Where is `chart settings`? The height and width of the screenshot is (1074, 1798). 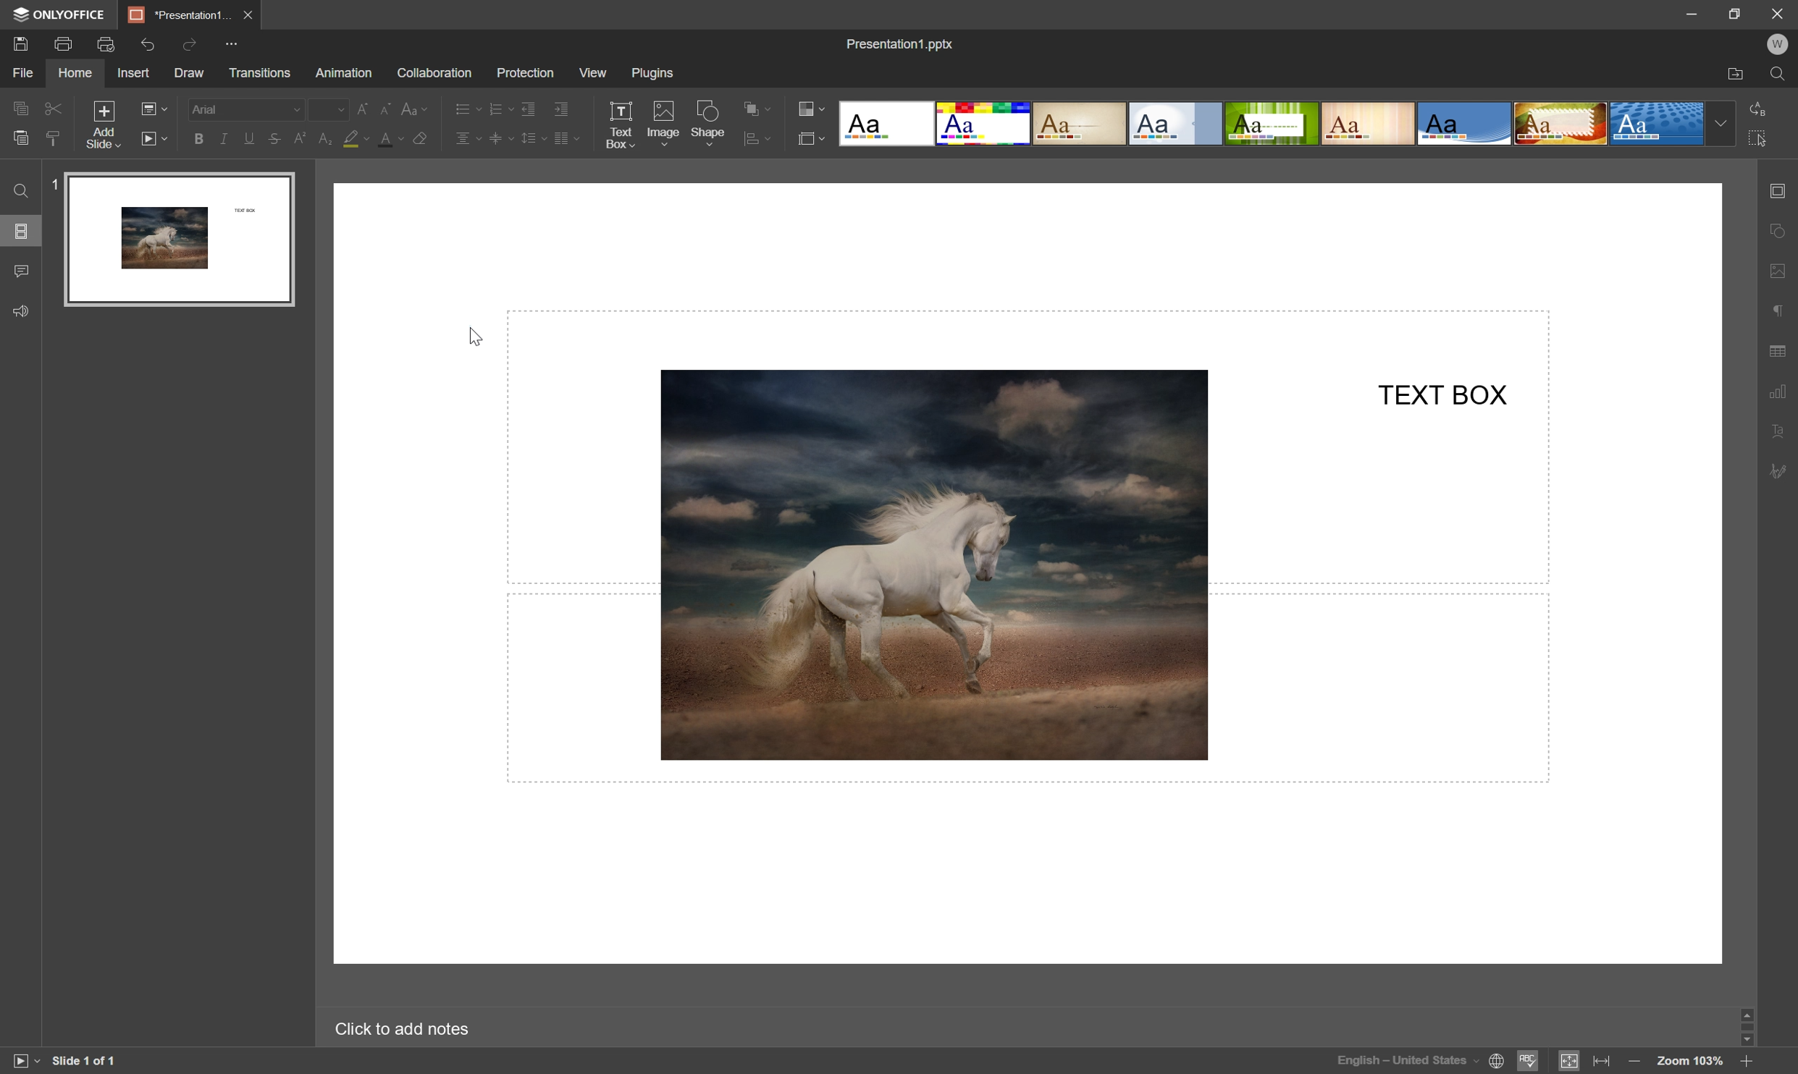
chart settings is located at coordinates (1778, 388).